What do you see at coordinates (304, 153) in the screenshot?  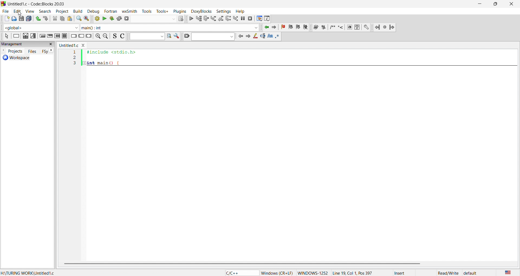 I see `code editor` at bounding box center [304, 153].